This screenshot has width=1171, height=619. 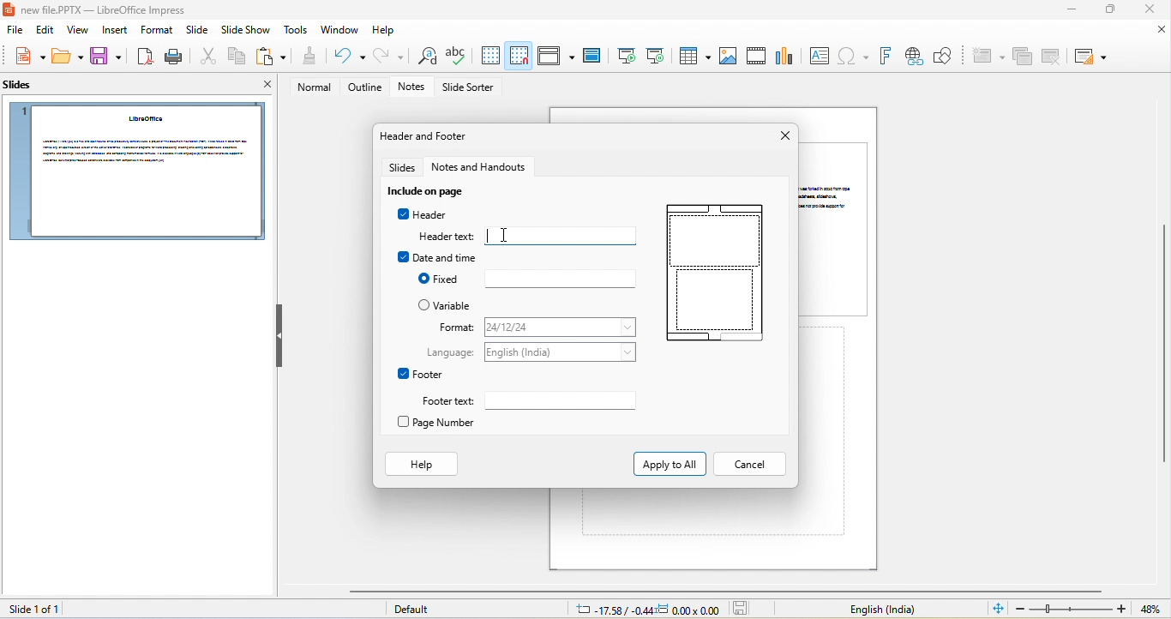 What do you see at coordinates (365, 87) in the screenshot?
I see `outline` at bounding box center [365, 87].